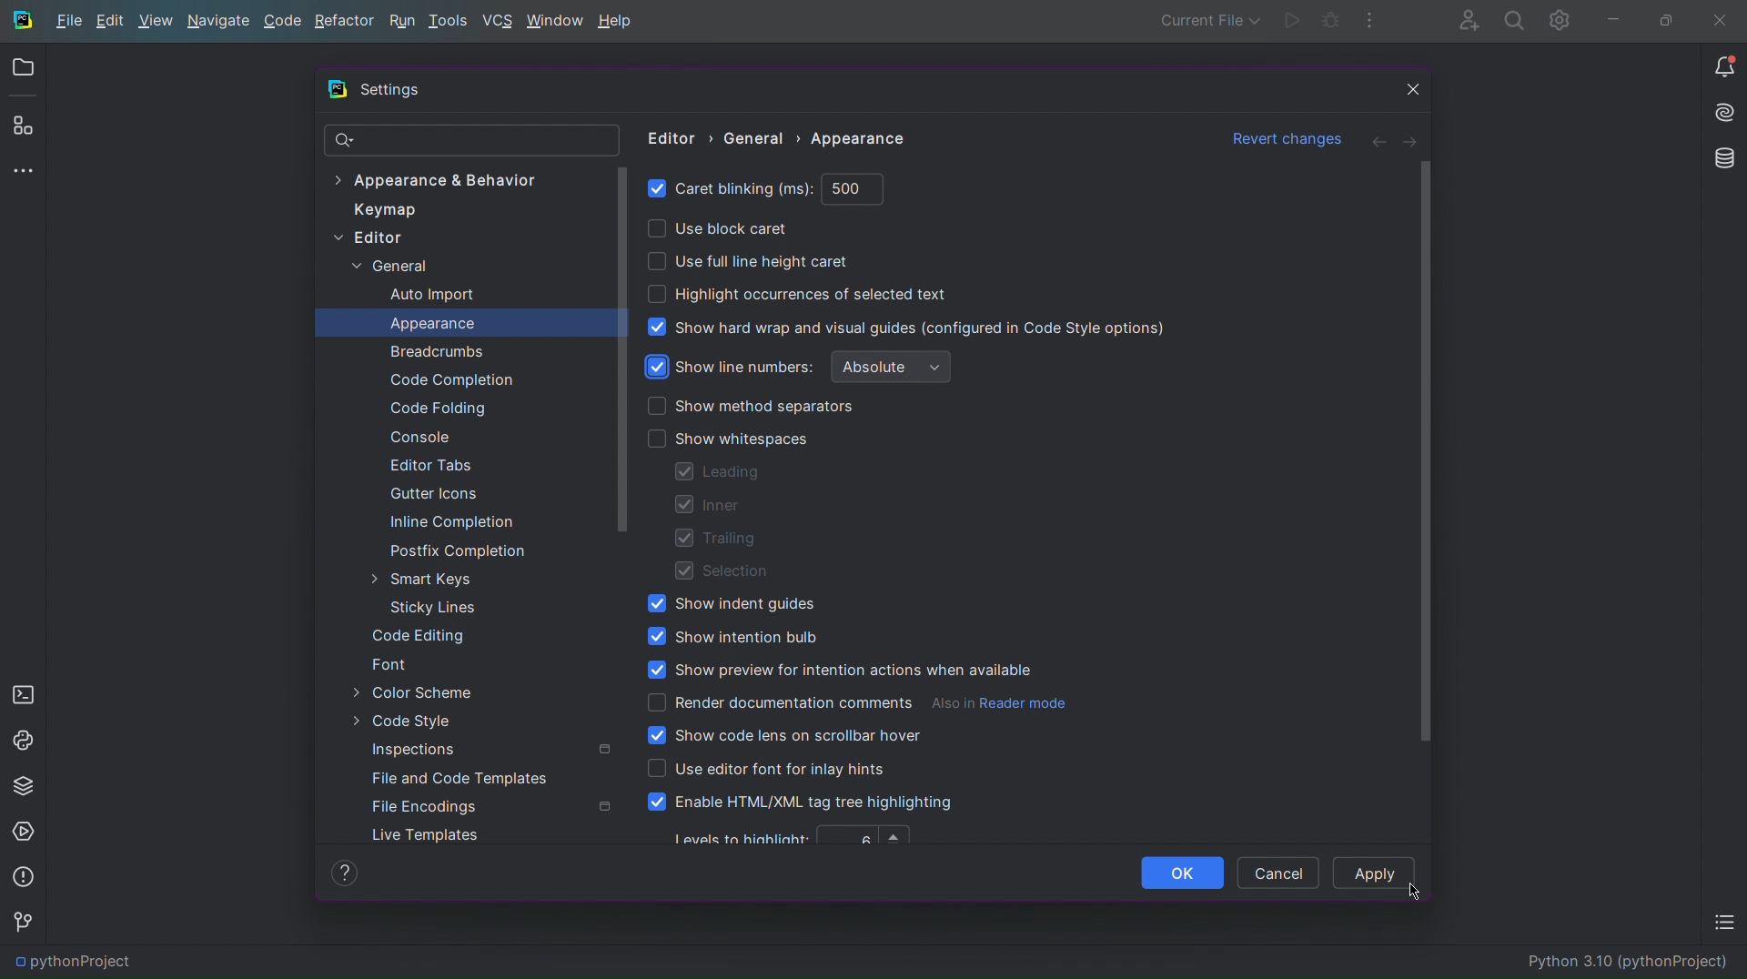  I want to click on Scrollbar, so click(625, 349).